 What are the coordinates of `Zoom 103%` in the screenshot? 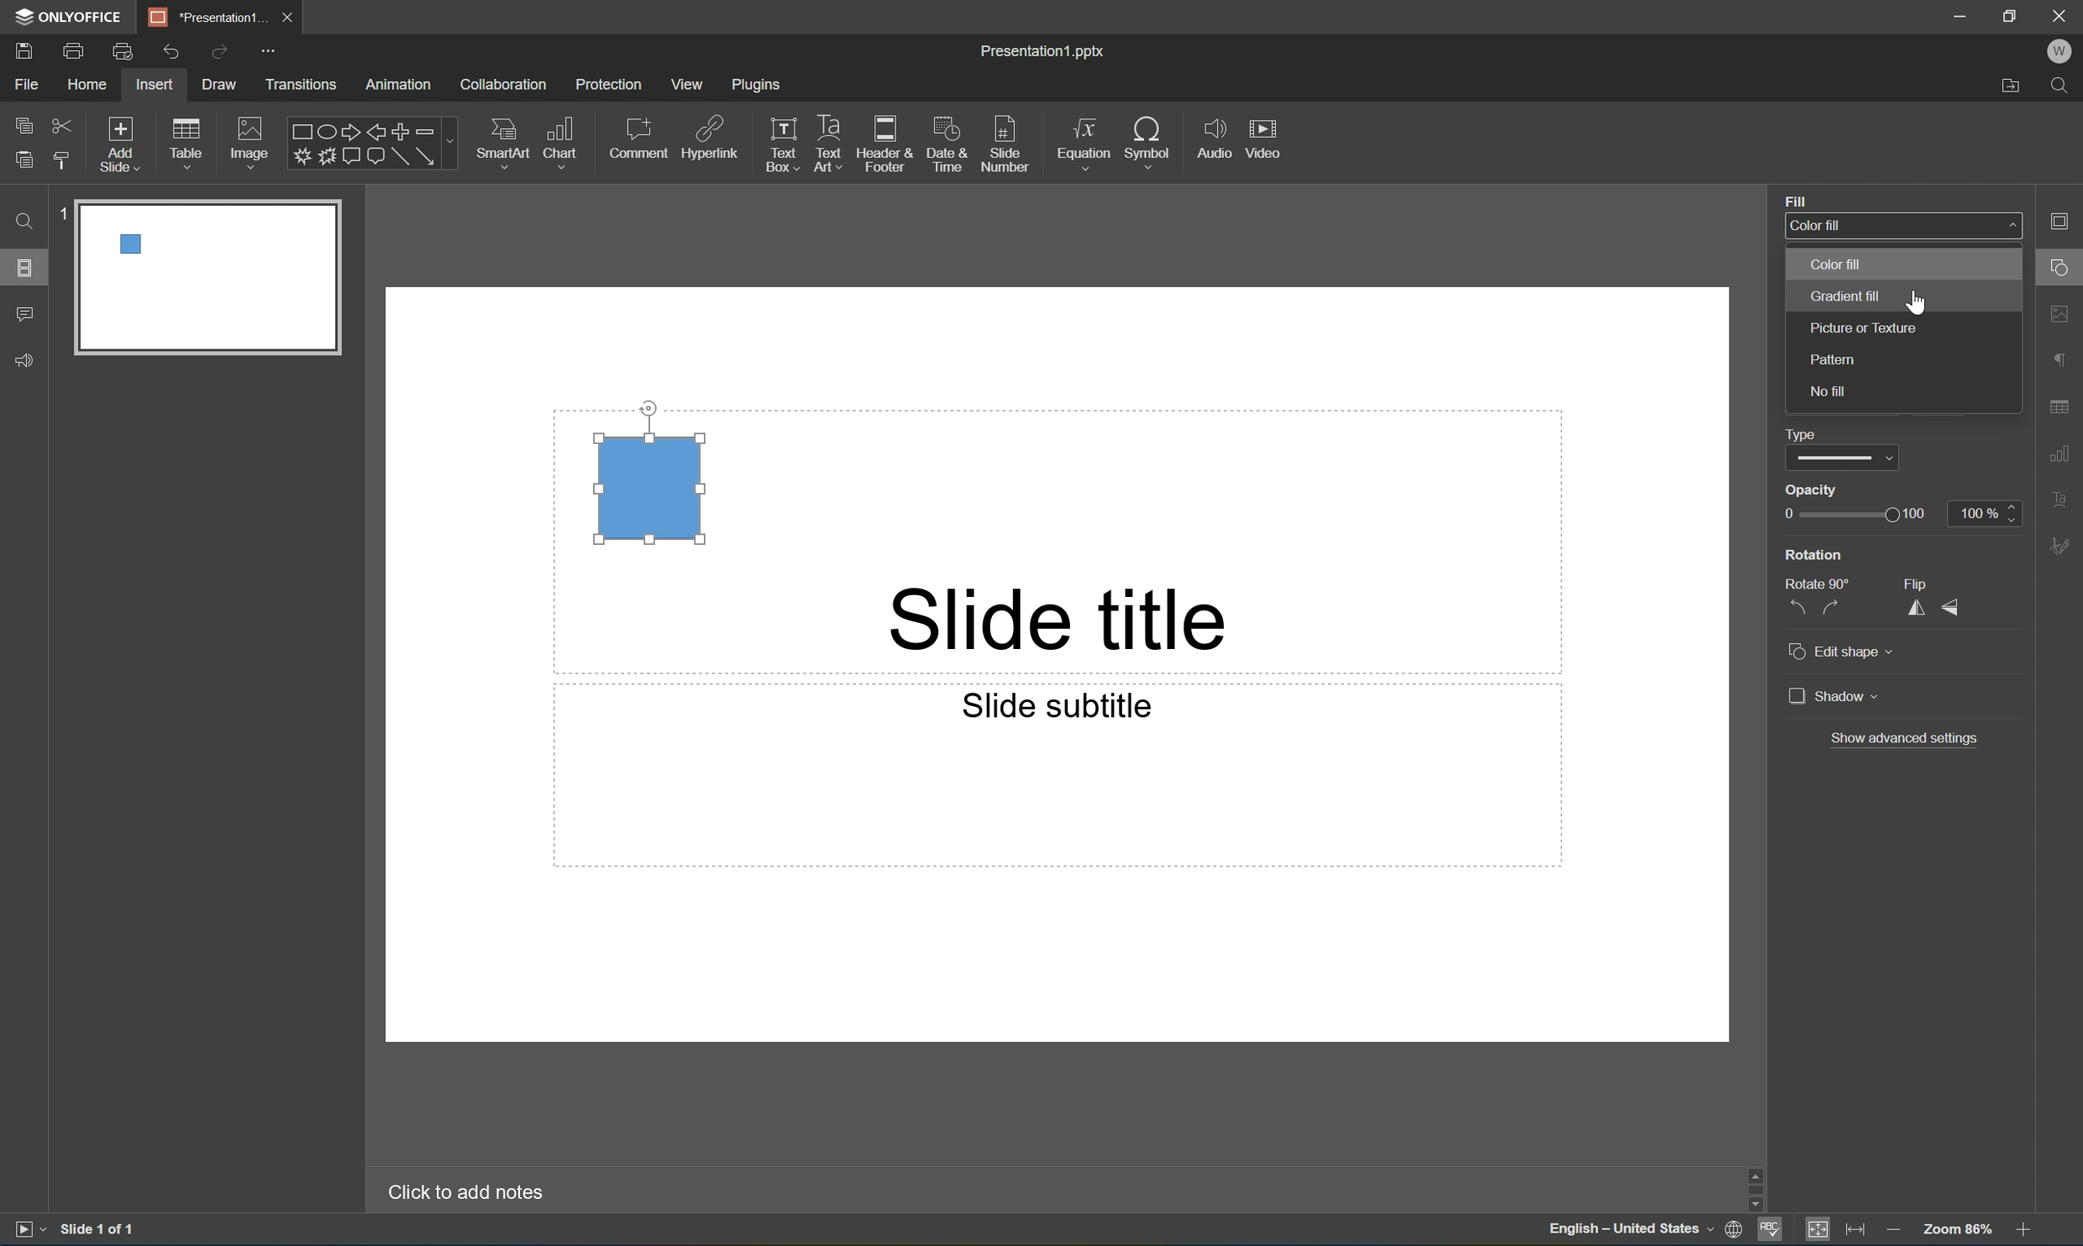 It's located at (1957, 1228).